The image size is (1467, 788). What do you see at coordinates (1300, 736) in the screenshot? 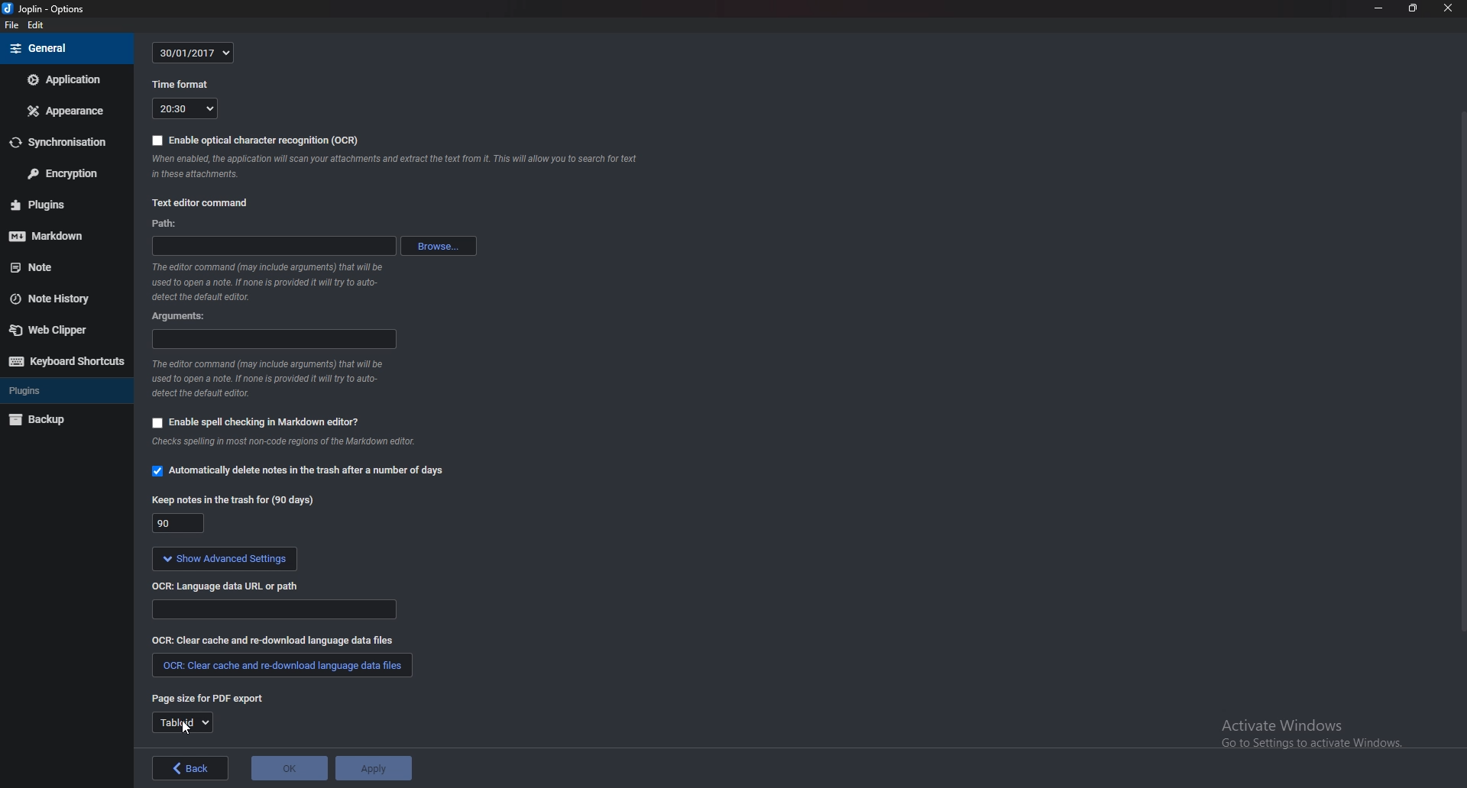
I see `activate windows` at bounding box center [1300, 736].